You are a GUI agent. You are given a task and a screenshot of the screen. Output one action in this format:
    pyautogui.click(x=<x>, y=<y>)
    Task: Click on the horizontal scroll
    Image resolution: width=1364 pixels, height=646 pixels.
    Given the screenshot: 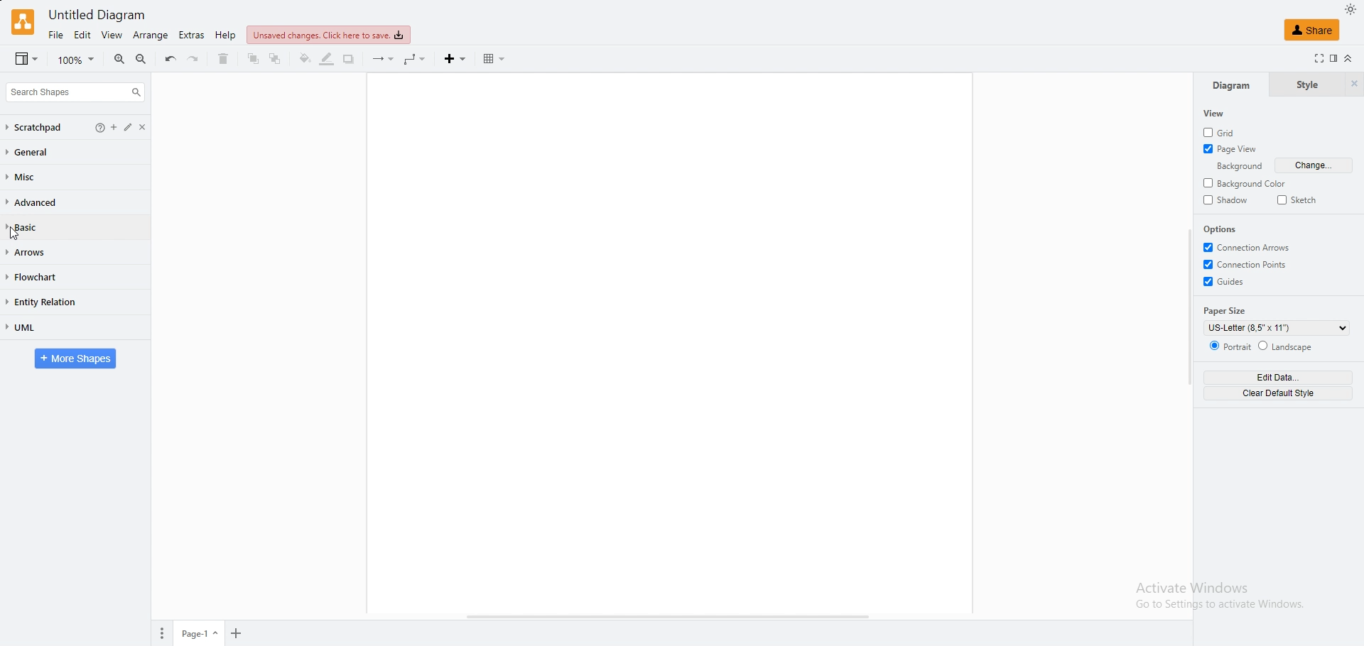 What is the action you would take?
    pyautogui.click(x=668, y=618)
    